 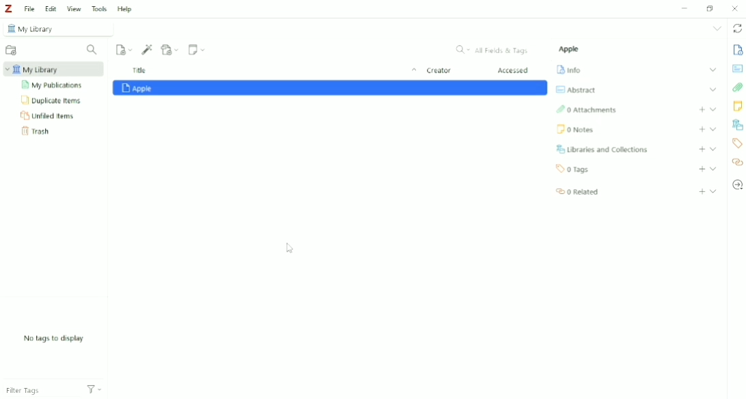 I want to click on Related, so click(x=738, y=162).